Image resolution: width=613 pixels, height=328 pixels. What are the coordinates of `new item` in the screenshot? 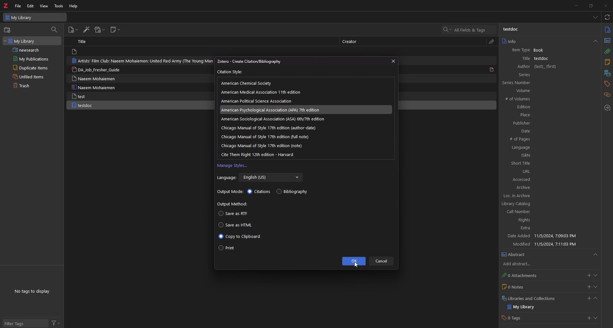 It's located at (73, 31).